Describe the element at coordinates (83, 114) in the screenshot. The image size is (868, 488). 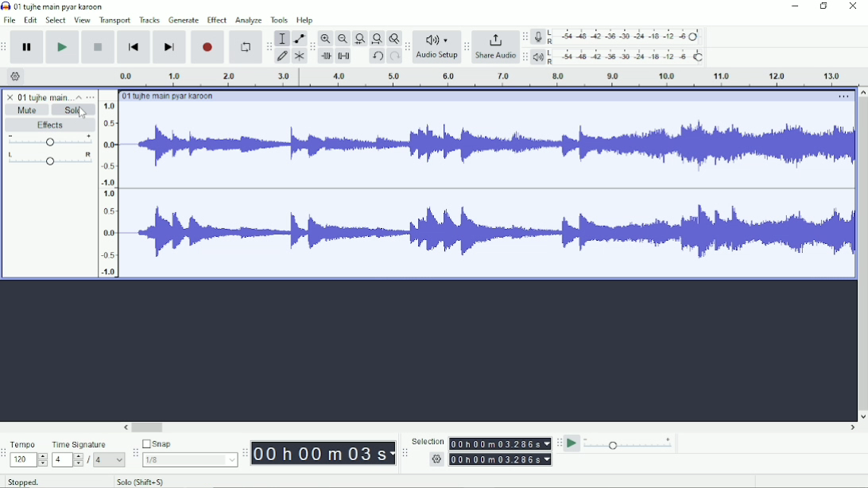
I see `cursor` at that location.